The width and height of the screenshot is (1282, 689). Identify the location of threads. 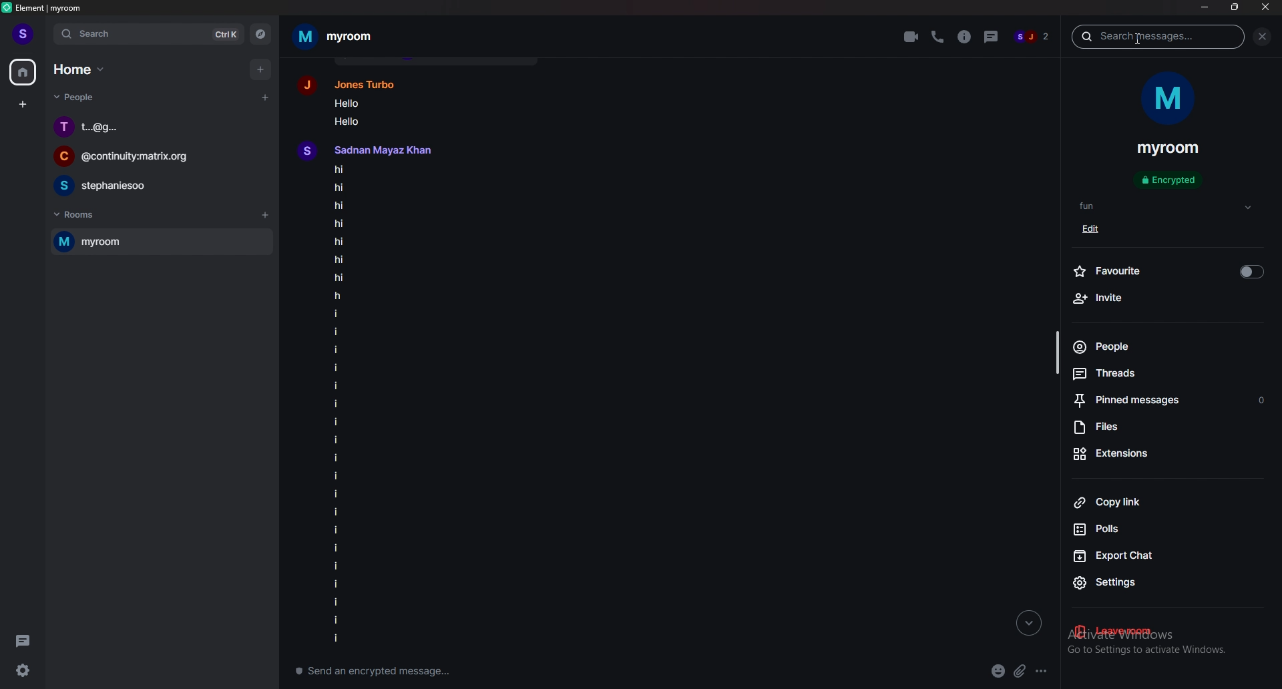
(1143, 374).